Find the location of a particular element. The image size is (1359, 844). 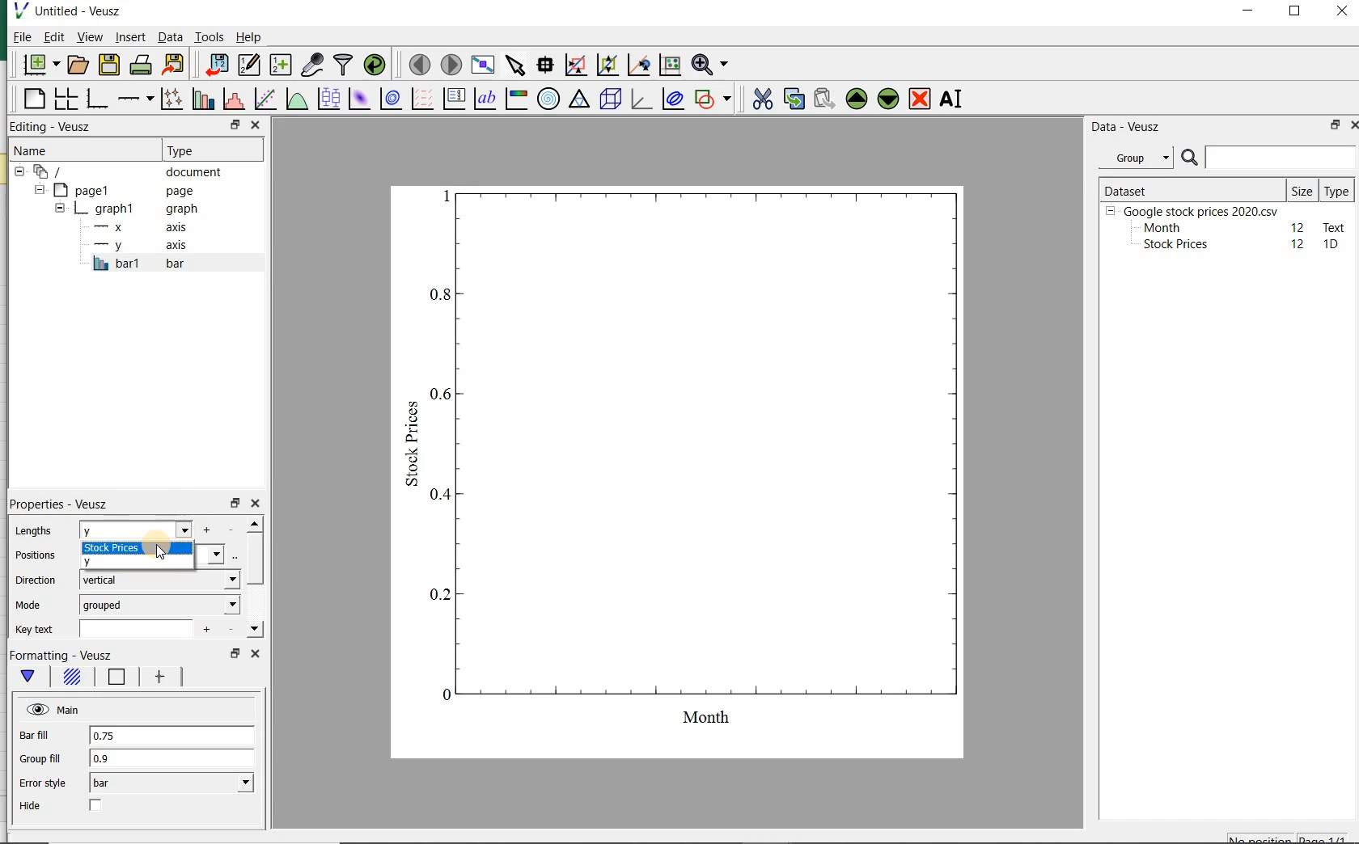

plot key is located at coordinates (454, 100).